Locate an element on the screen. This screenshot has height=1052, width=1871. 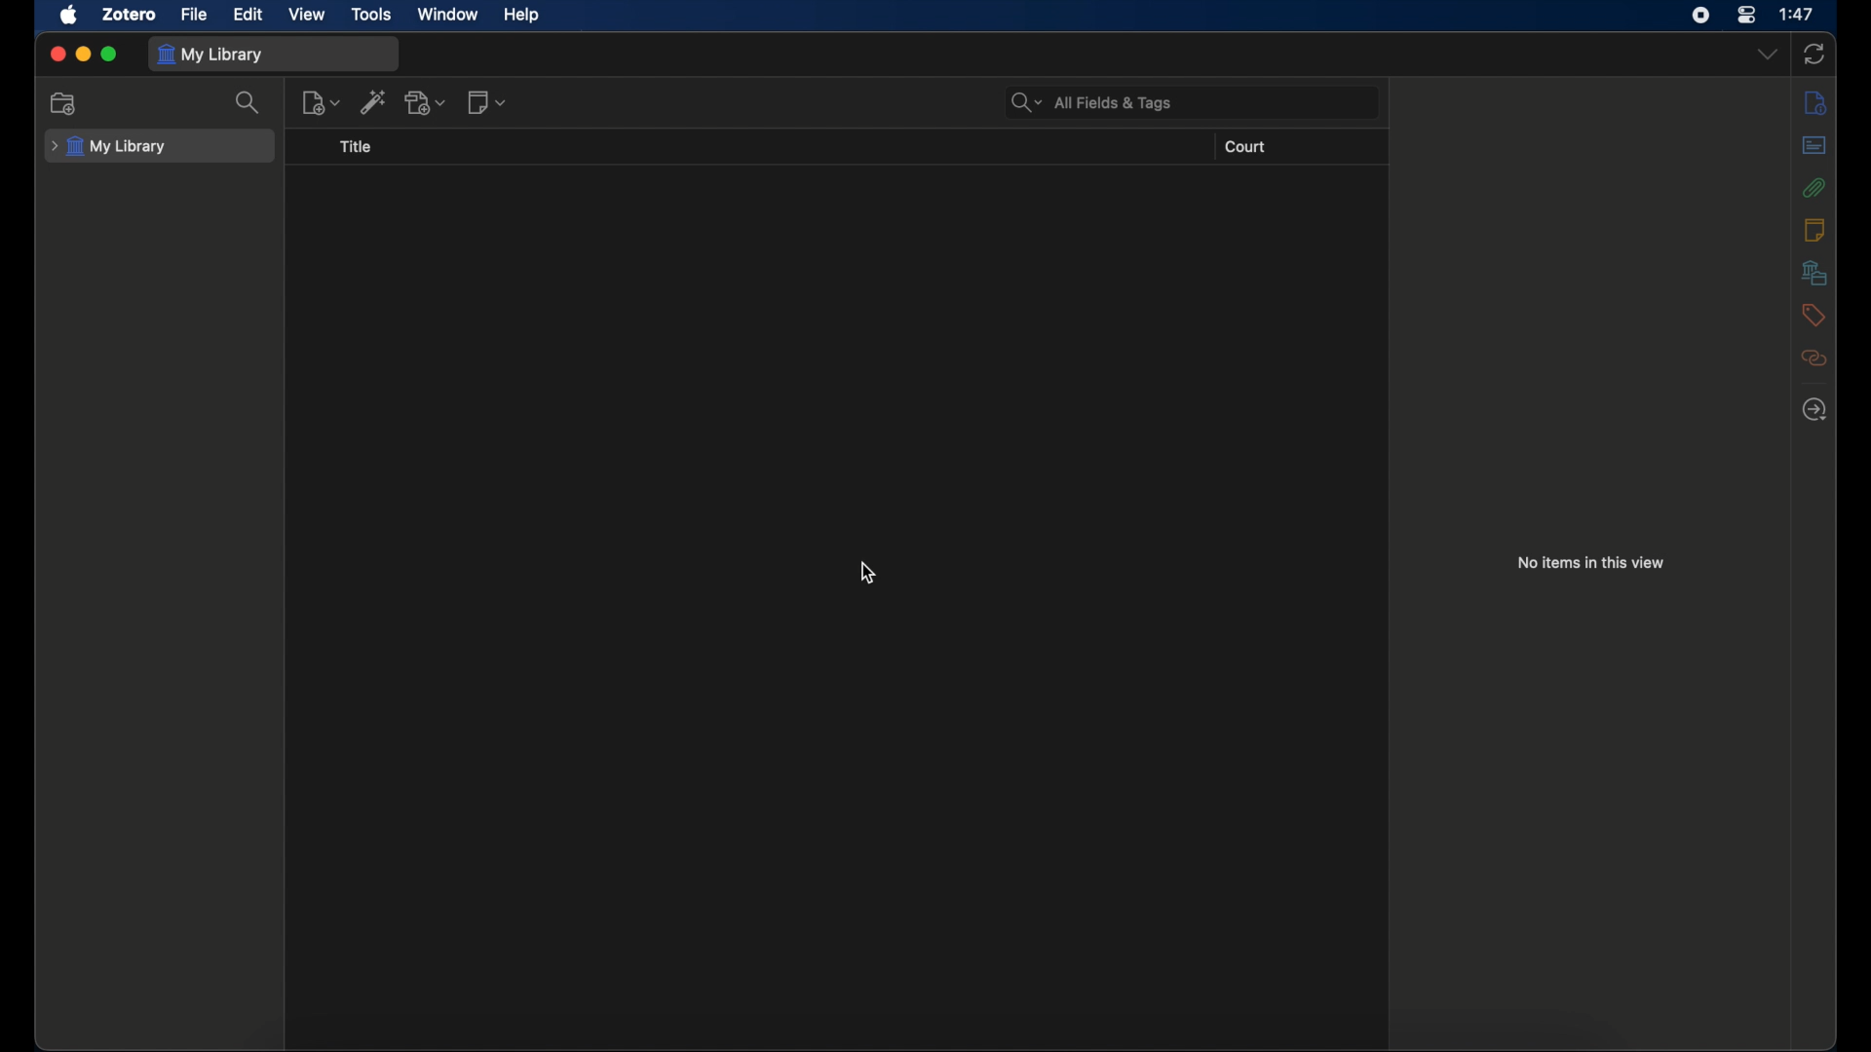
title is located at coordinates (357, 147).